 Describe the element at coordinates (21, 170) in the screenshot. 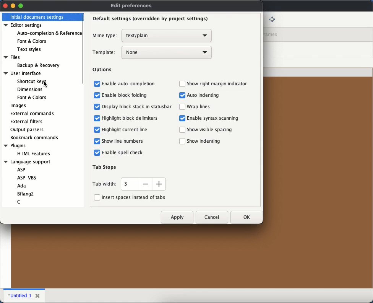

I see `ASP` at that location.